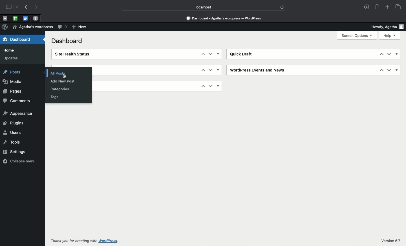 This screenshot has height=246, width=406. I want to click on Tabs, so click(398, 6).